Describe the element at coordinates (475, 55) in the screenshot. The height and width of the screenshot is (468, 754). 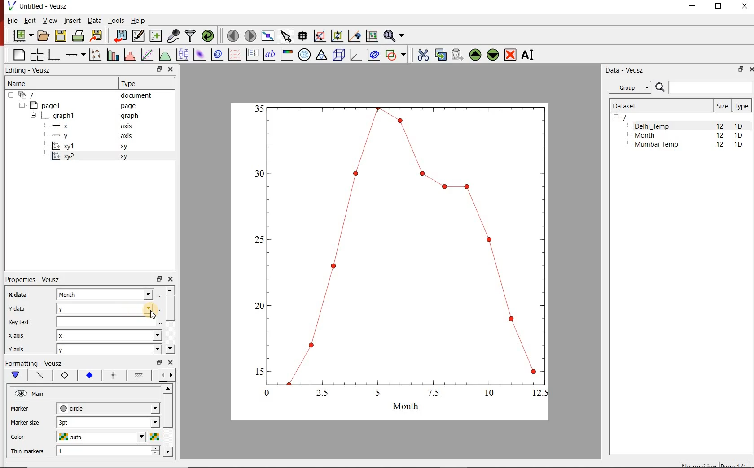
I see `move the selected widget up` at that location.